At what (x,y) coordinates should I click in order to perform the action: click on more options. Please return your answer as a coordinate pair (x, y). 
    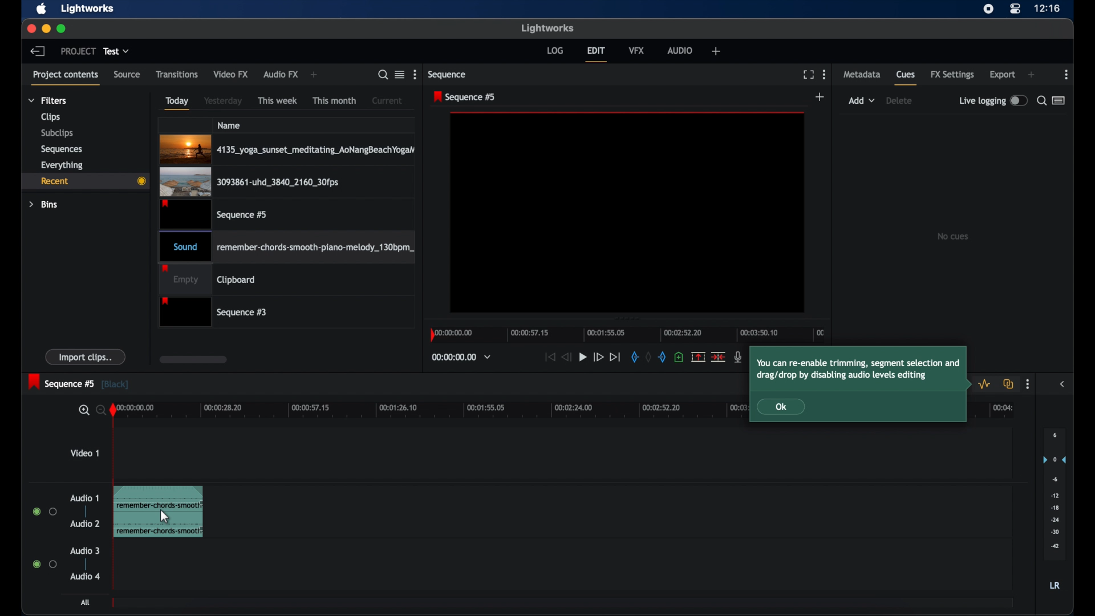
    Looking at the image, I should click on (415, 75).